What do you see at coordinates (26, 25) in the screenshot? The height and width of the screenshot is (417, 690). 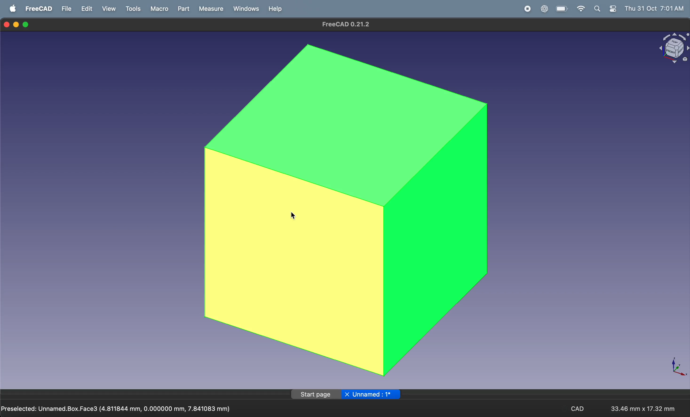 I see `maximize` at bounding box center [26, 25].